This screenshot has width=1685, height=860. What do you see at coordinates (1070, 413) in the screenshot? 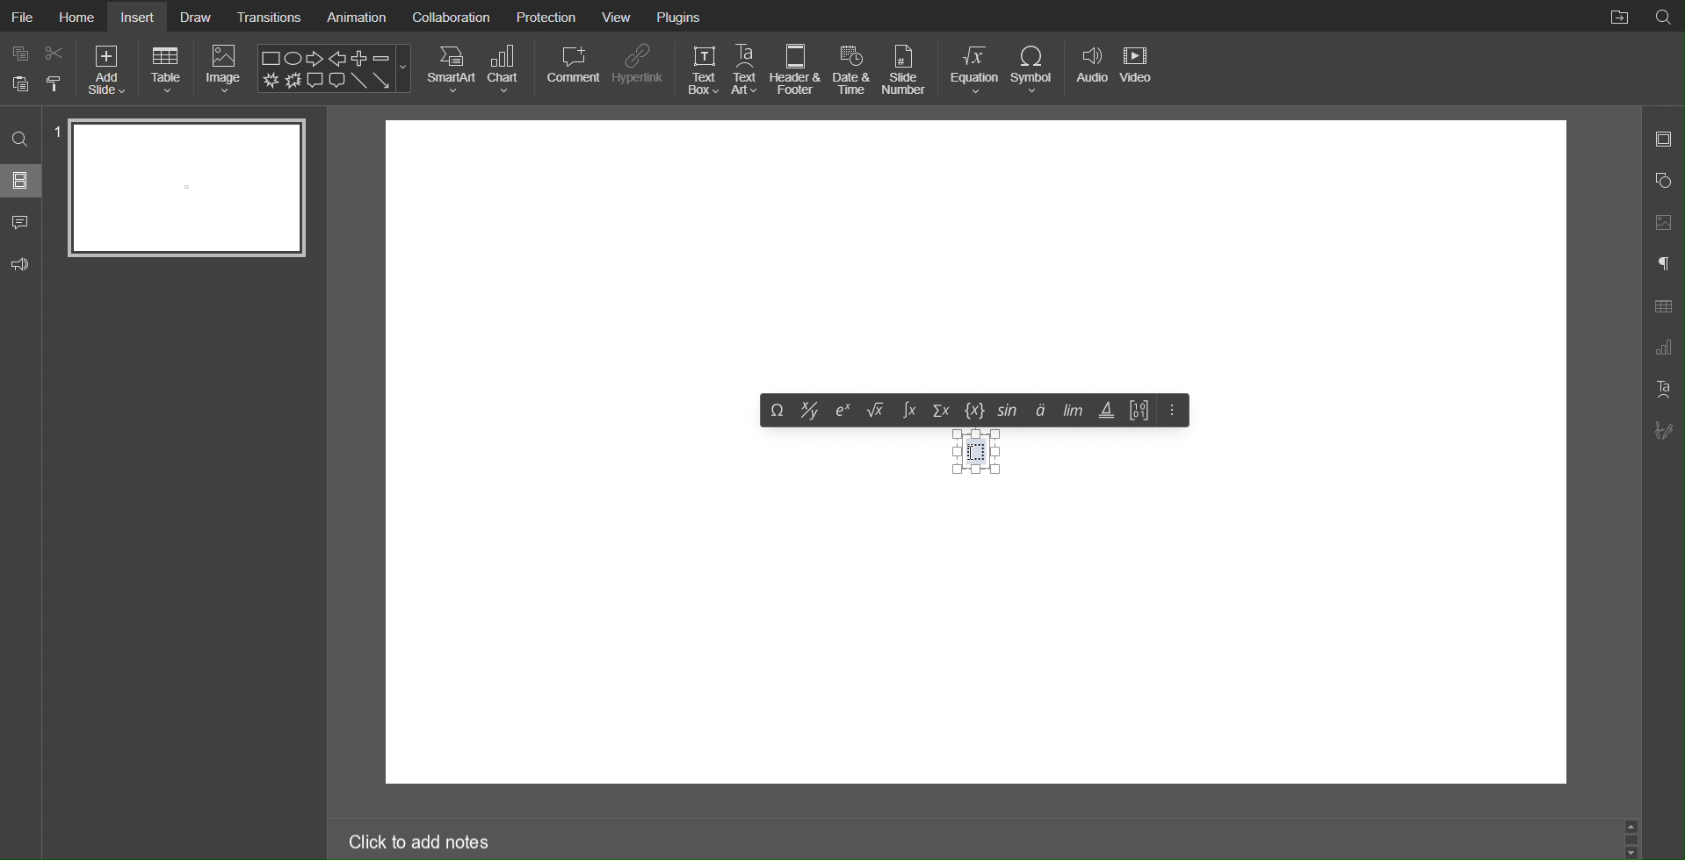
I see `Limit` at bounding box center [1070, 413].